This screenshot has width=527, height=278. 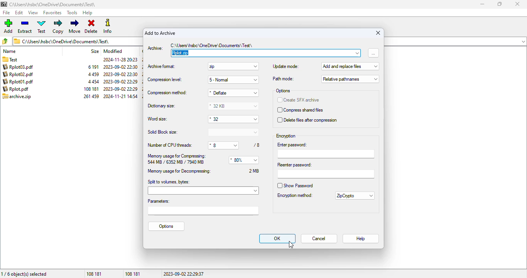 I want to click on folder, so click(x=15, y=59).